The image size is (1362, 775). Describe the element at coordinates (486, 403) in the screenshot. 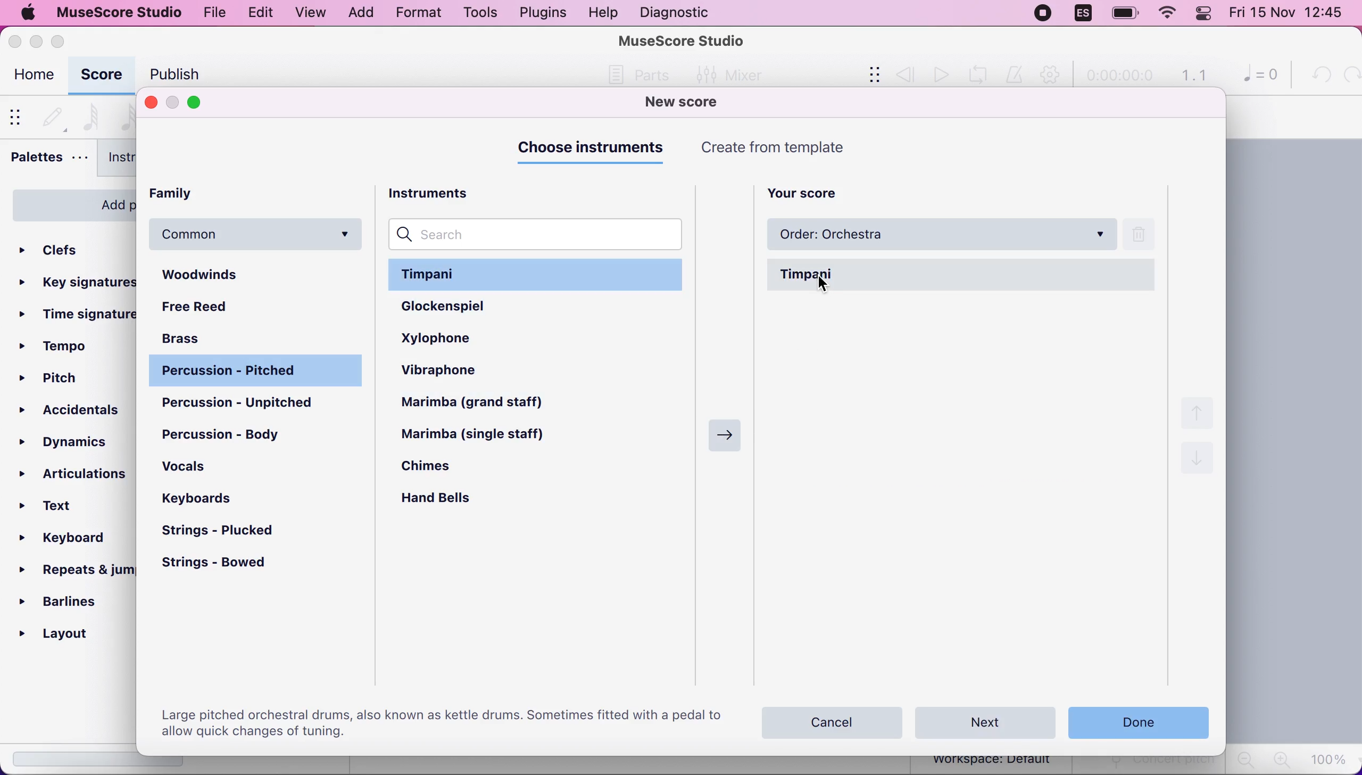

I see `marimba (grand staff)` at that location.